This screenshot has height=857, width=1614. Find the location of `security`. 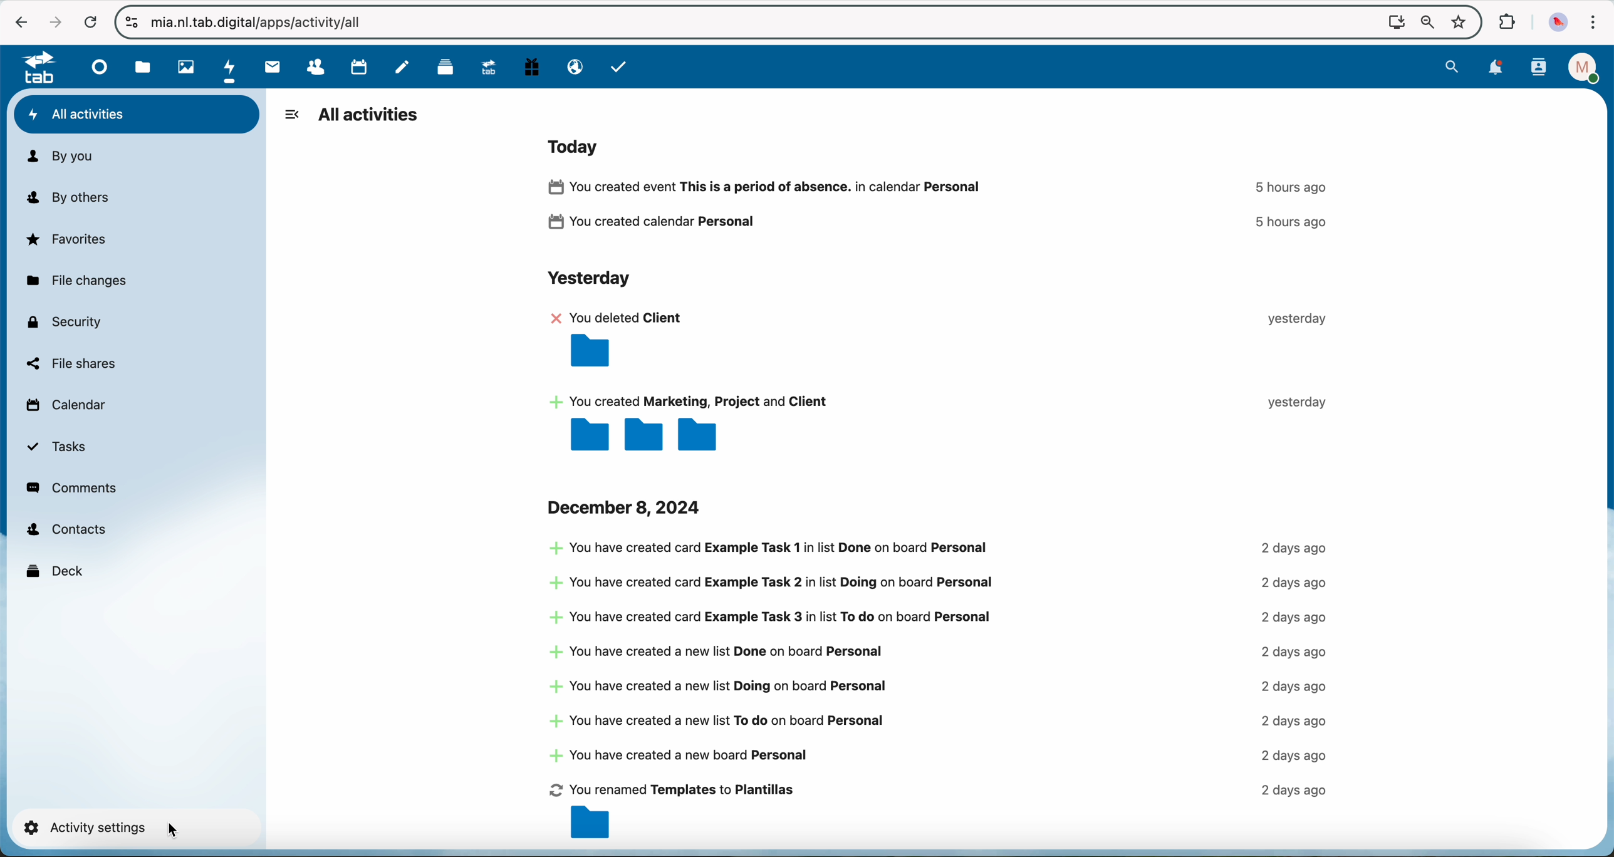

security is located at coordinates (63, 321).